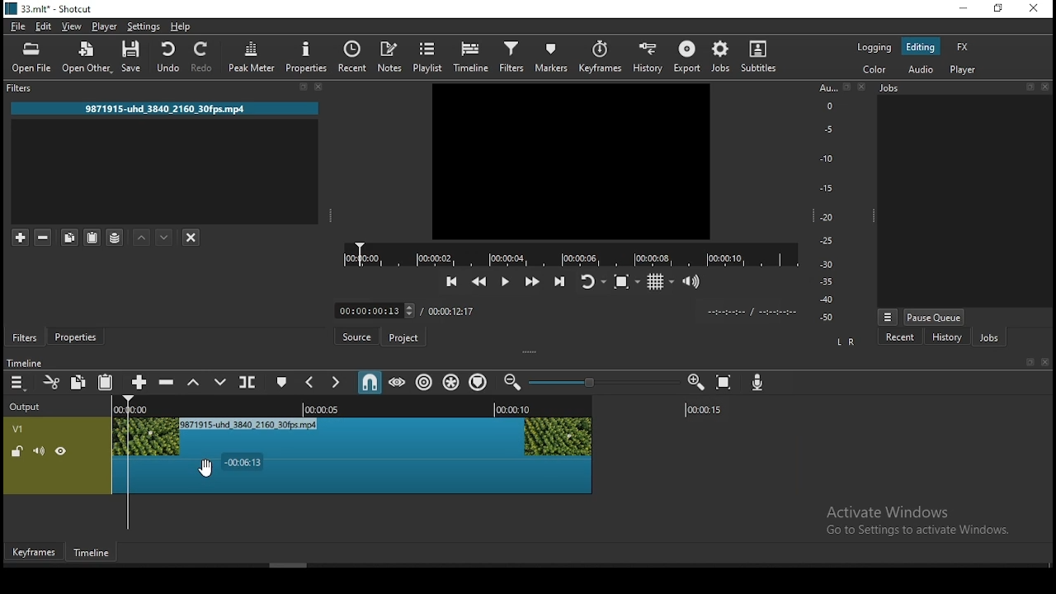  I want to click on bookmark, so click(1027, 87).